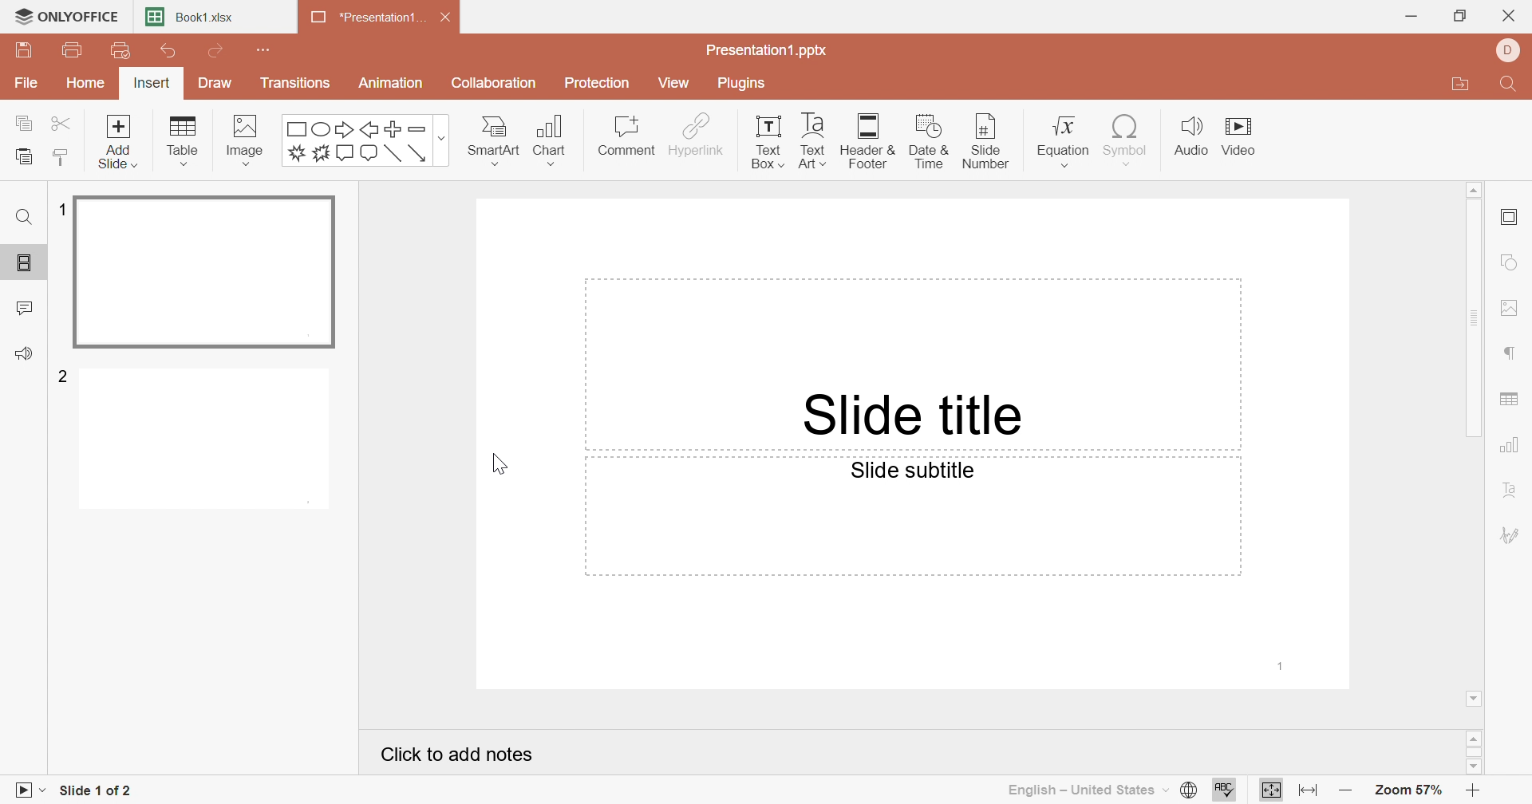 The width and height of the screenshot is (1532, 804). Describe the element at coordinates (1479, 319) in the screenshot. I see `Scroll Bar` at that location.